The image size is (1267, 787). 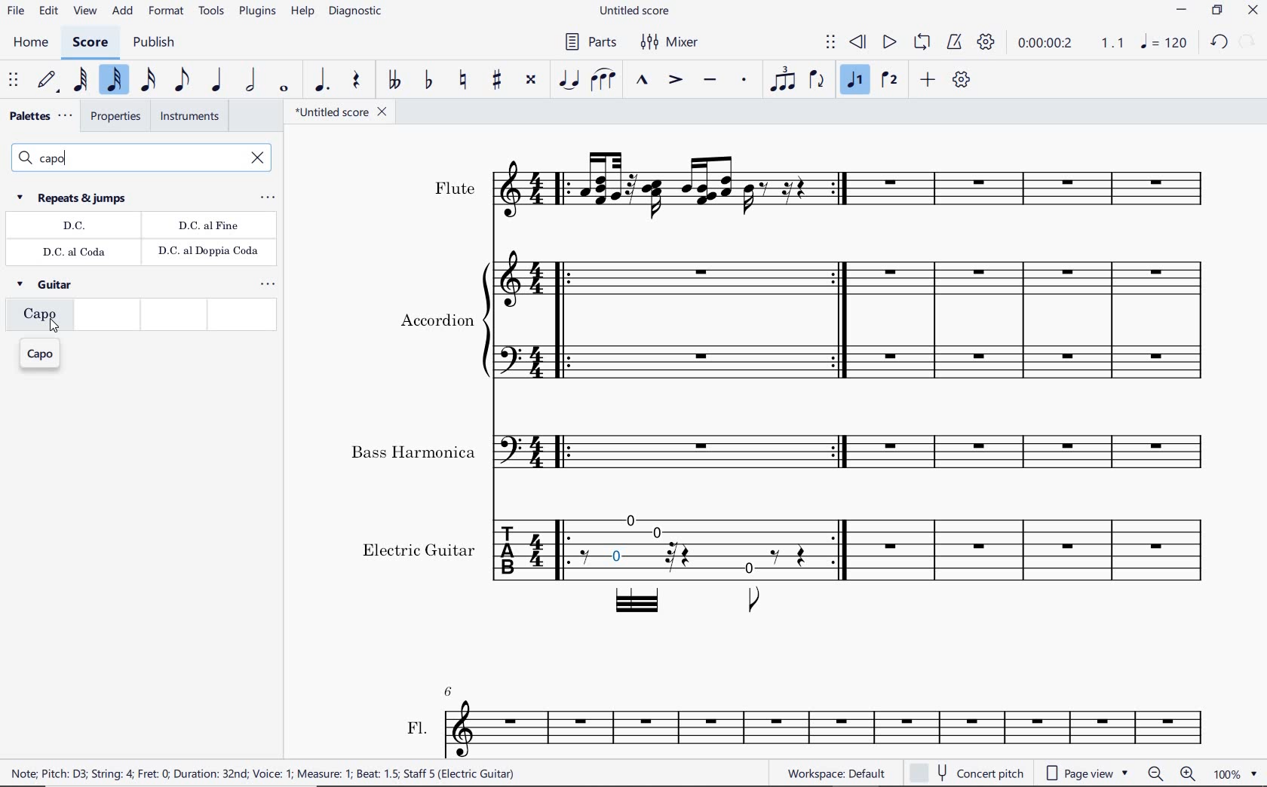 I want to click on undo, so click(x=1217, y=43).